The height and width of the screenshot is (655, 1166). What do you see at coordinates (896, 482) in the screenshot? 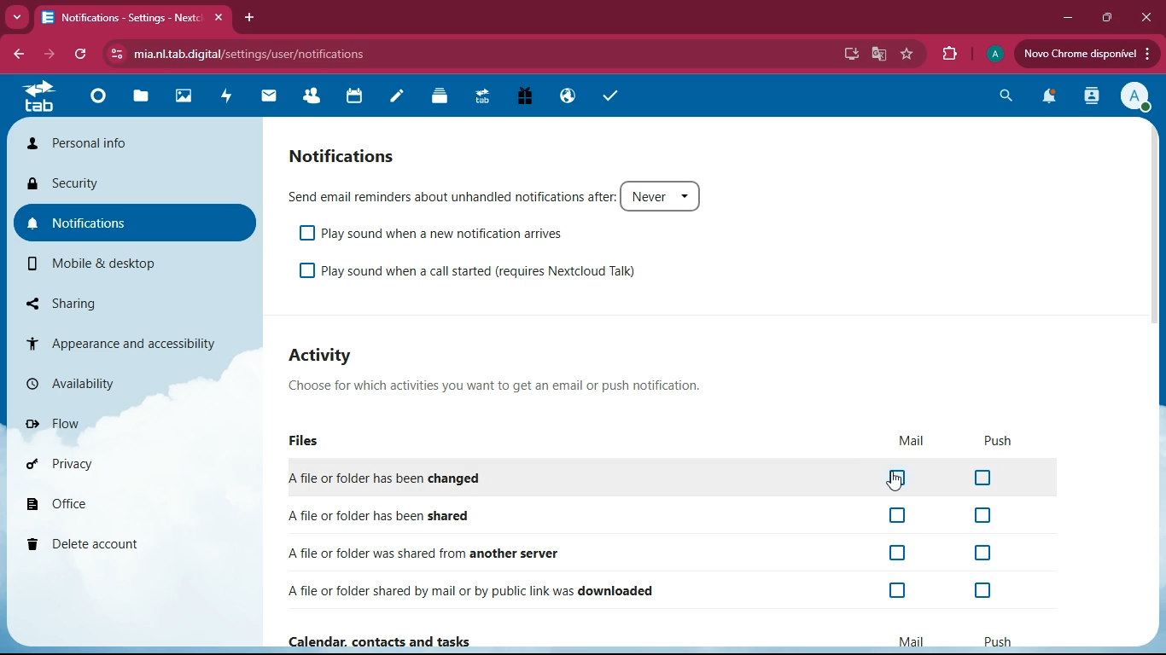
I see `cursor` at bounding box center [896, 482].